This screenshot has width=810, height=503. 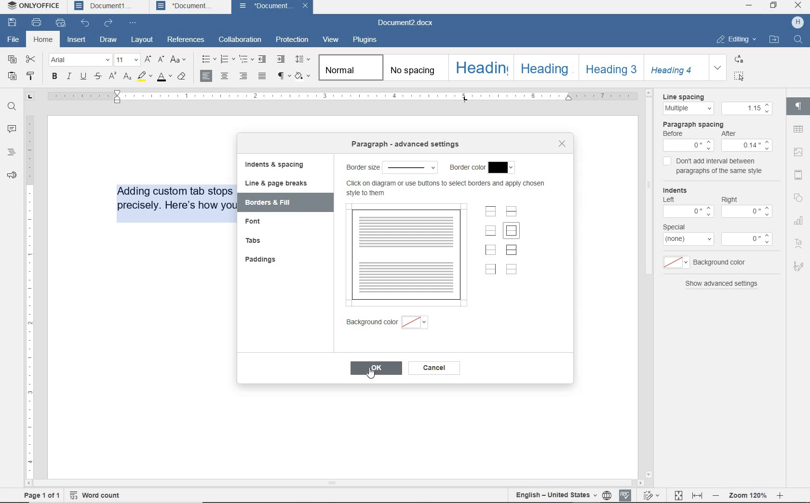 I want to click on normal, so click(x=349, y=67).